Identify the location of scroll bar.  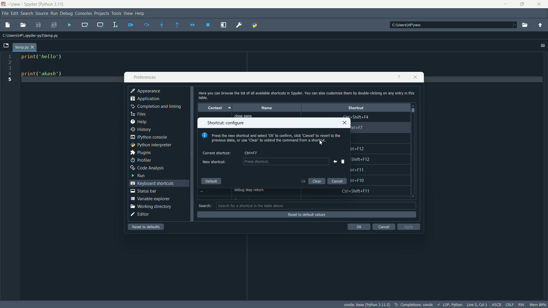
(414, 110).